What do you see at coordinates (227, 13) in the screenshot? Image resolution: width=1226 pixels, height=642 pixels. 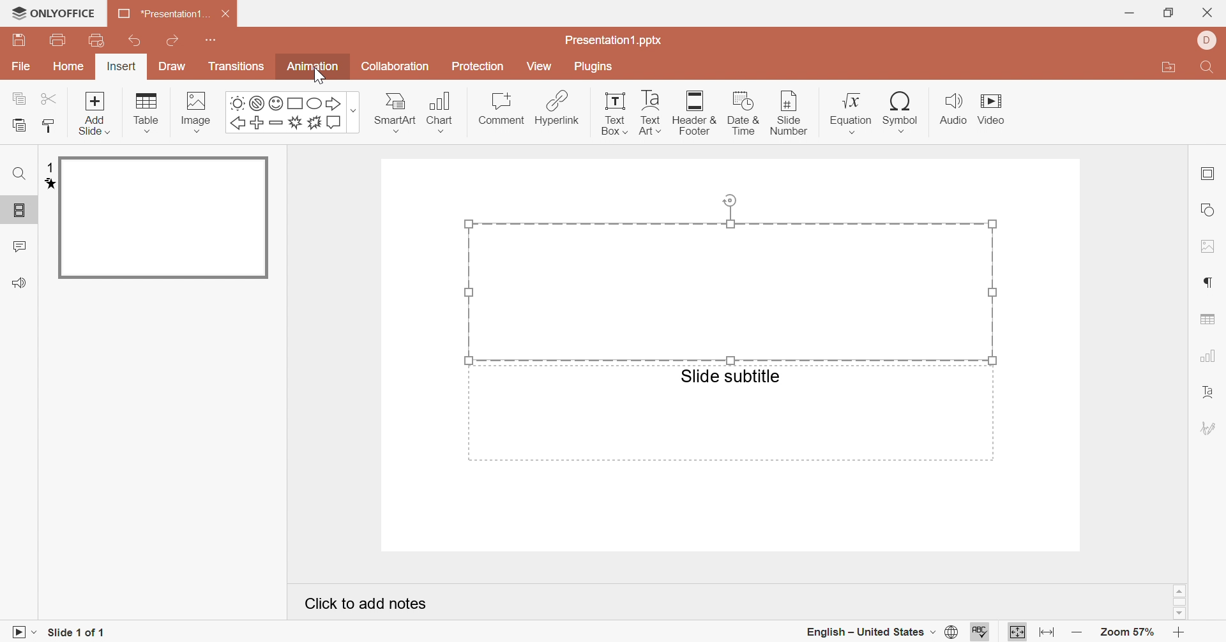 I see `close` at bounding box center [227, 13].